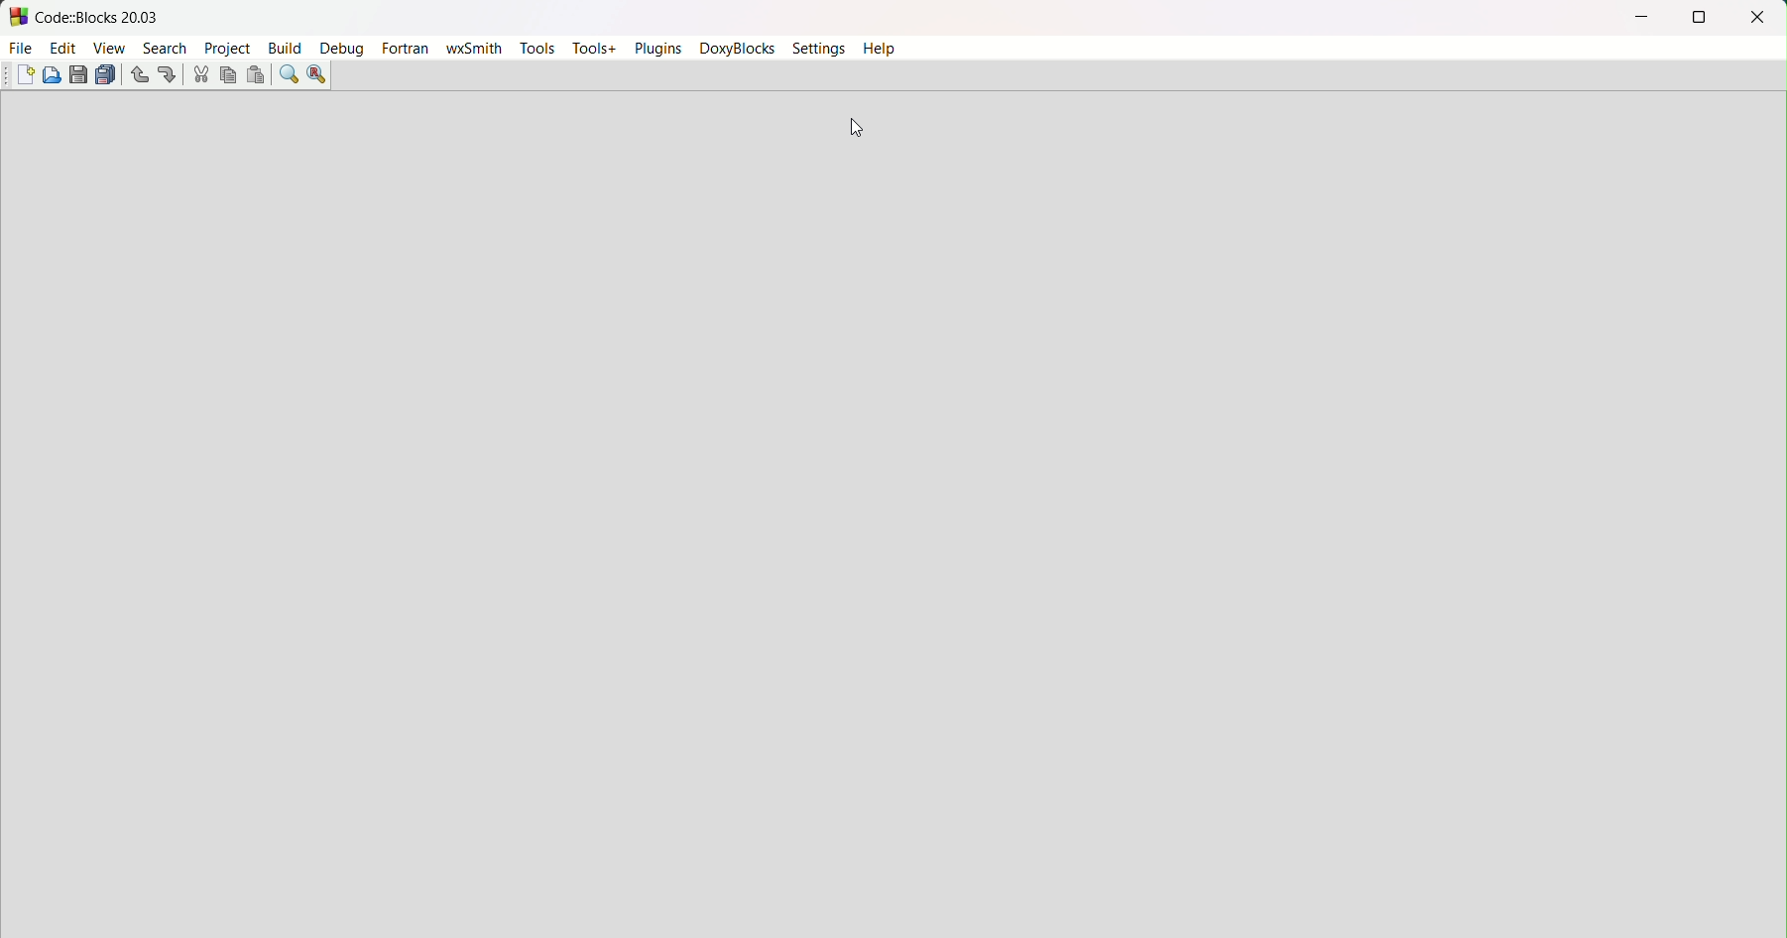  What do you see at coordinates (536, 49) in the screenshot?
I see `tools` at bounding box center [536, 49].